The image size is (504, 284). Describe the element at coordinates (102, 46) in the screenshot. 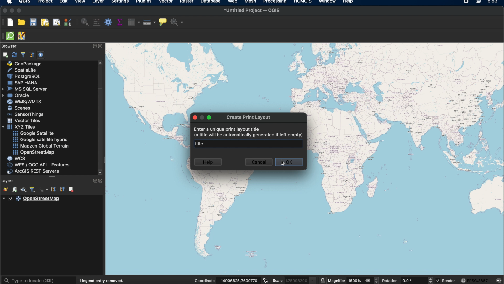

I see `close` at that location.